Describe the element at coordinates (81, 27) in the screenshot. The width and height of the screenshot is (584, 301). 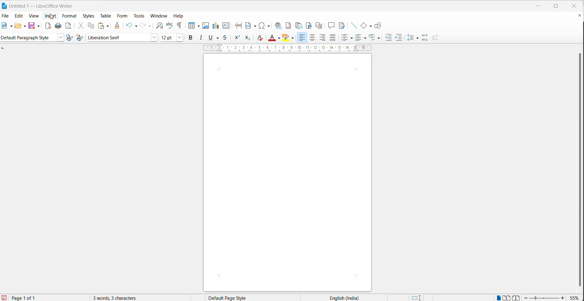
I see `cut` at that location.